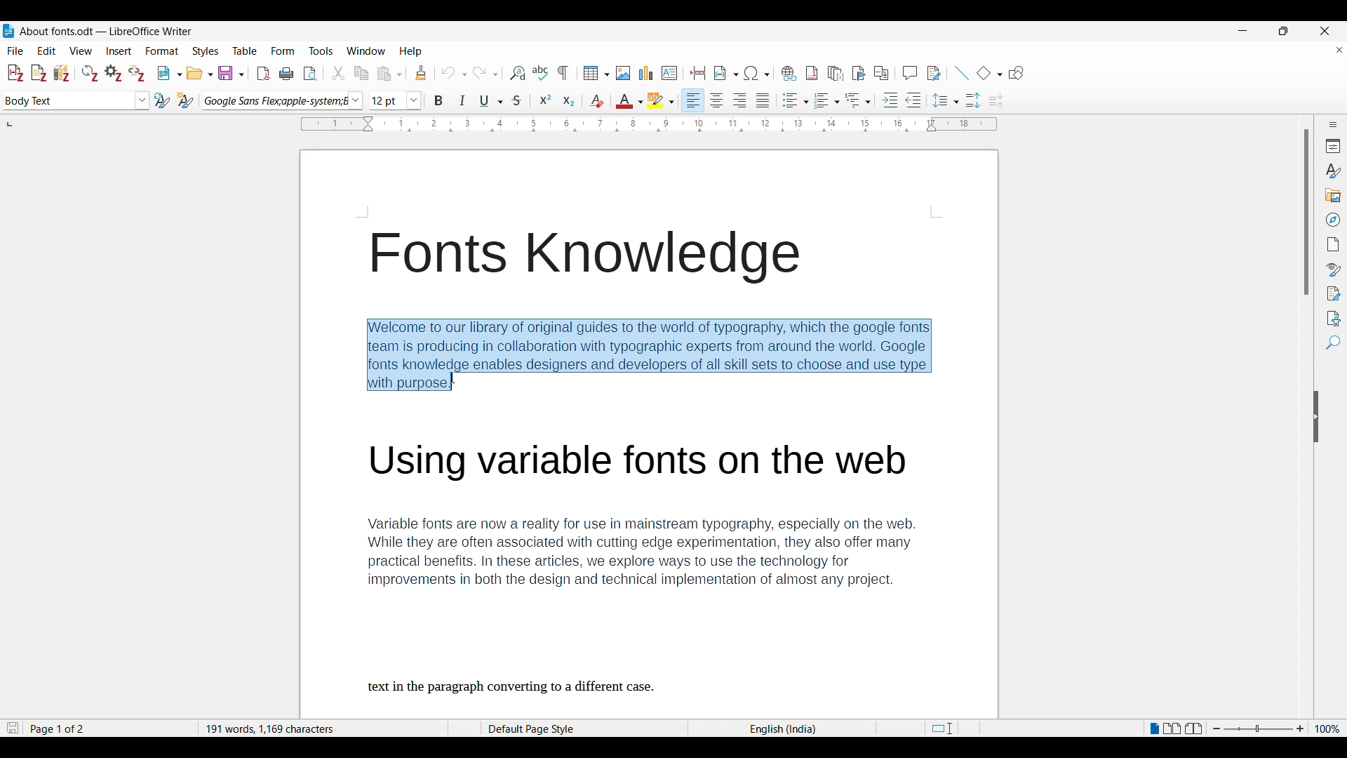 The height and width of the screenshot is (758, 1347). What do you see at coordinates (1153, 728) in the screenshot?
I see `Single page view` at bounding box center [1153, 728].